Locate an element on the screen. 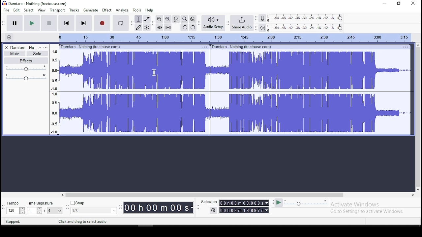  icon and file name is located at coordinates (35, 3).